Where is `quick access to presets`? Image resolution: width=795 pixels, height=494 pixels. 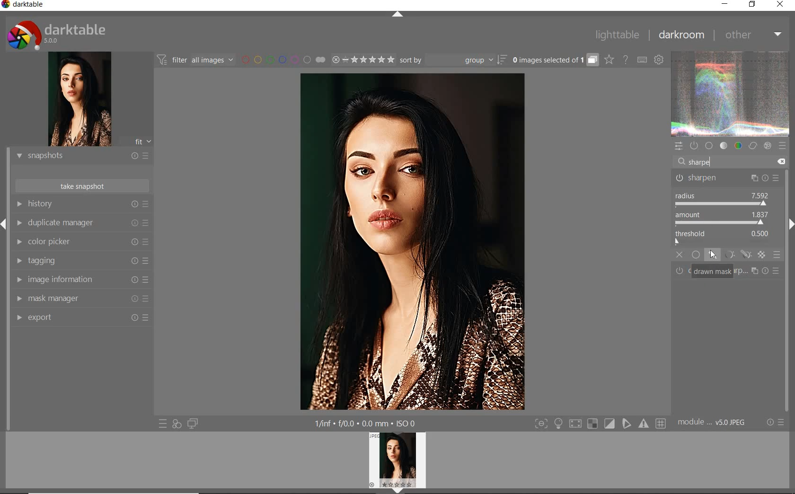 quick access to presets is located at coordinates (161, 423).